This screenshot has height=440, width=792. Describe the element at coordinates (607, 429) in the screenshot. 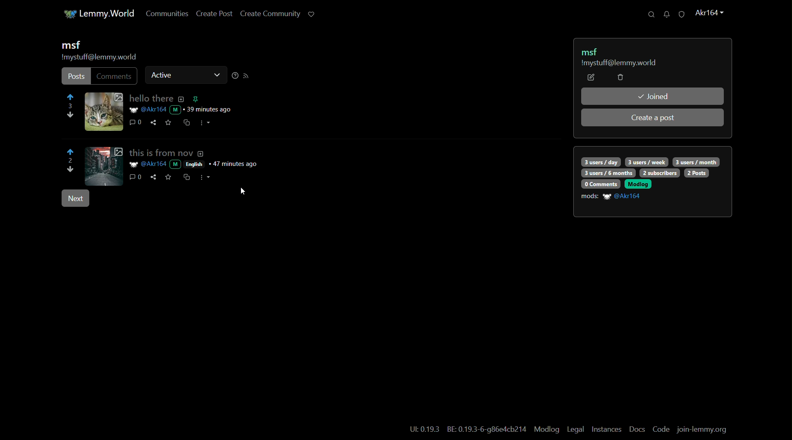

I see `instances` at that location.